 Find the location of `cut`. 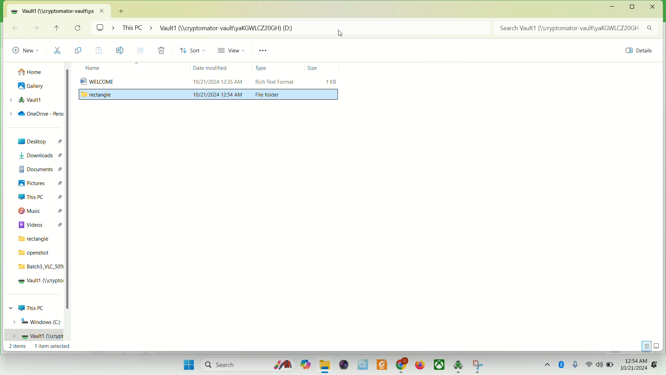

cut is located at coordinates (60, 50).